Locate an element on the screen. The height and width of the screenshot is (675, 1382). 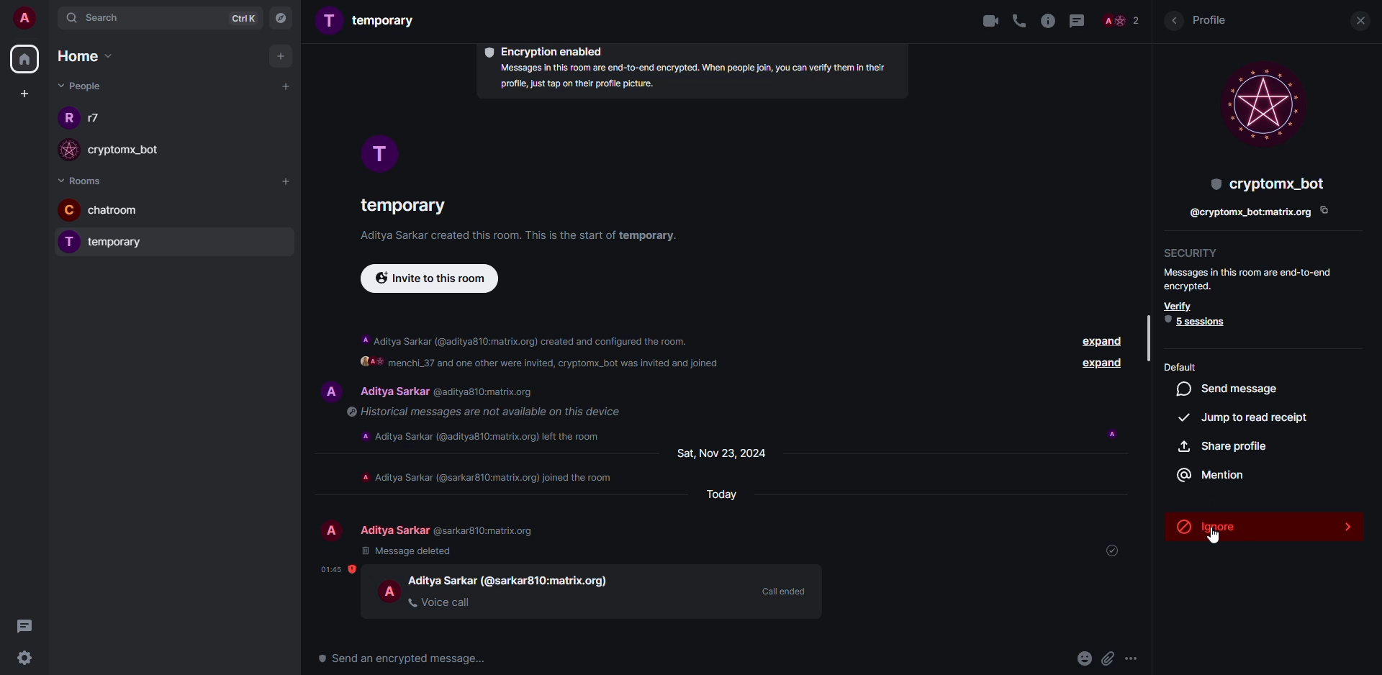
people is located at coordinates (1121, 20).